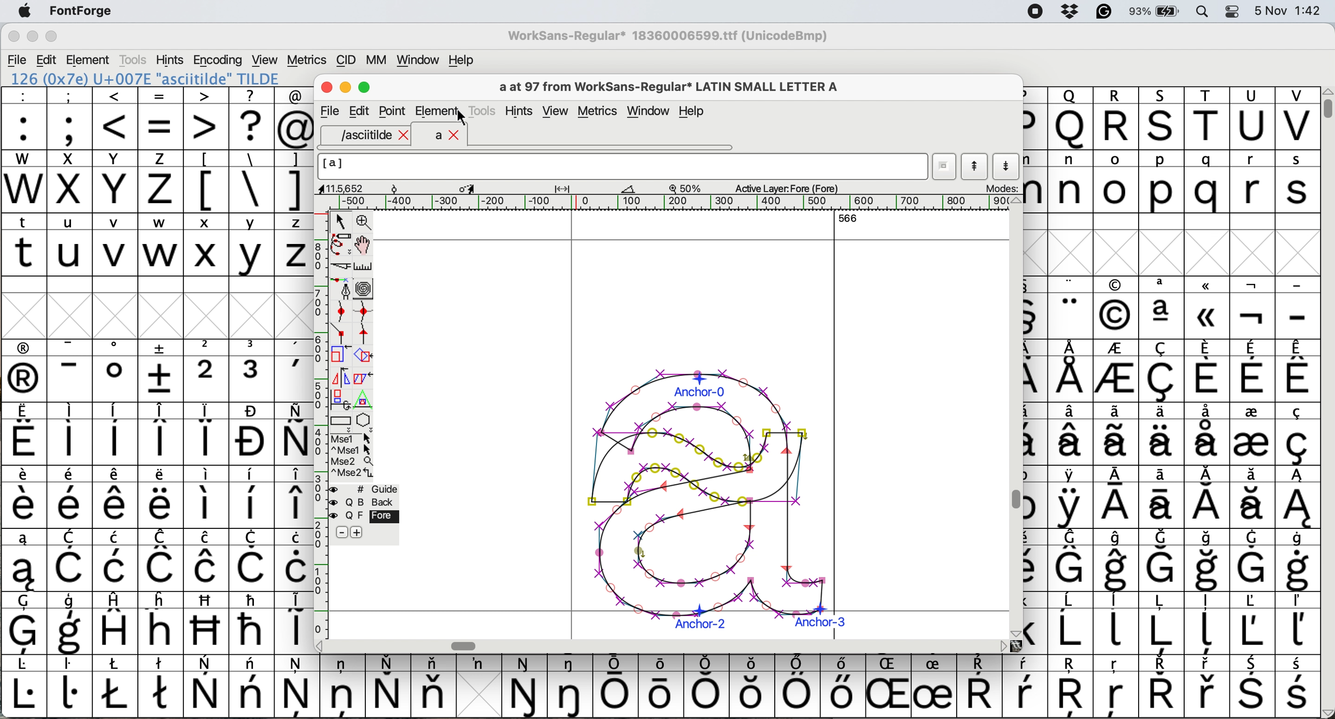  I want to click on modes, so click(1001, 188).